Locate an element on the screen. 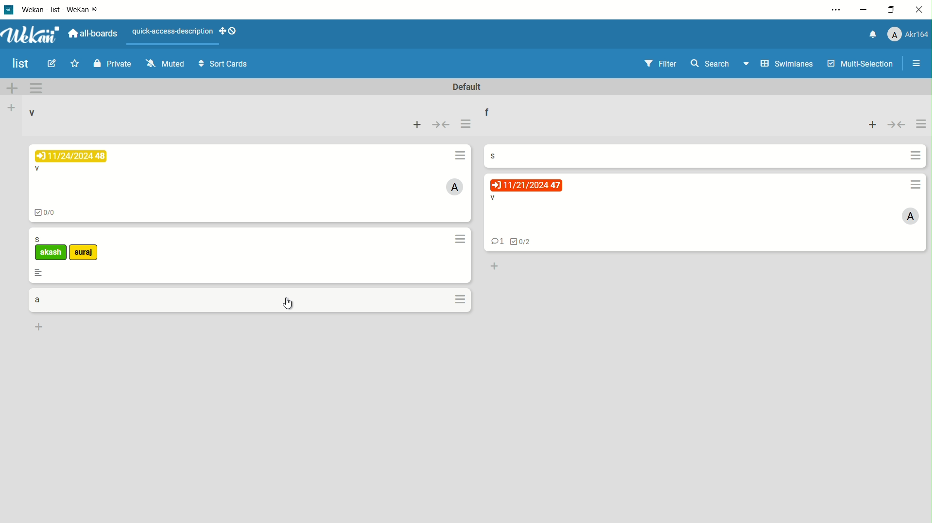 The height and width of the screenshot is (523, 932). quick-access-description is located at coordinates (173, 32).